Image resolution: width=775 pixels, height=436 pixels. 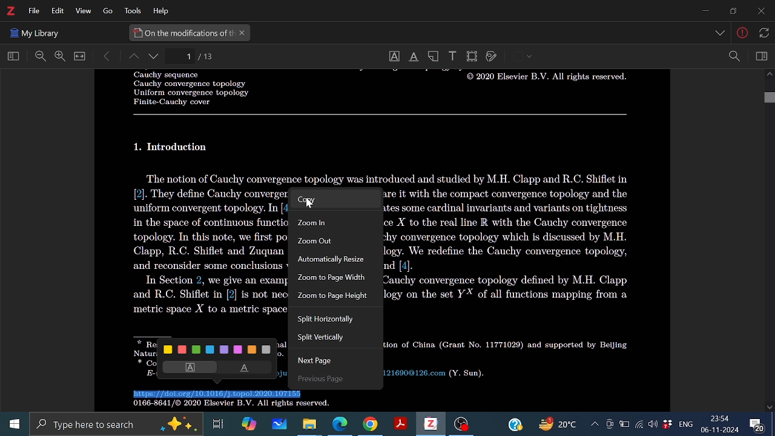 I want to click on Selected part of the text, so click(x=219, y=394).